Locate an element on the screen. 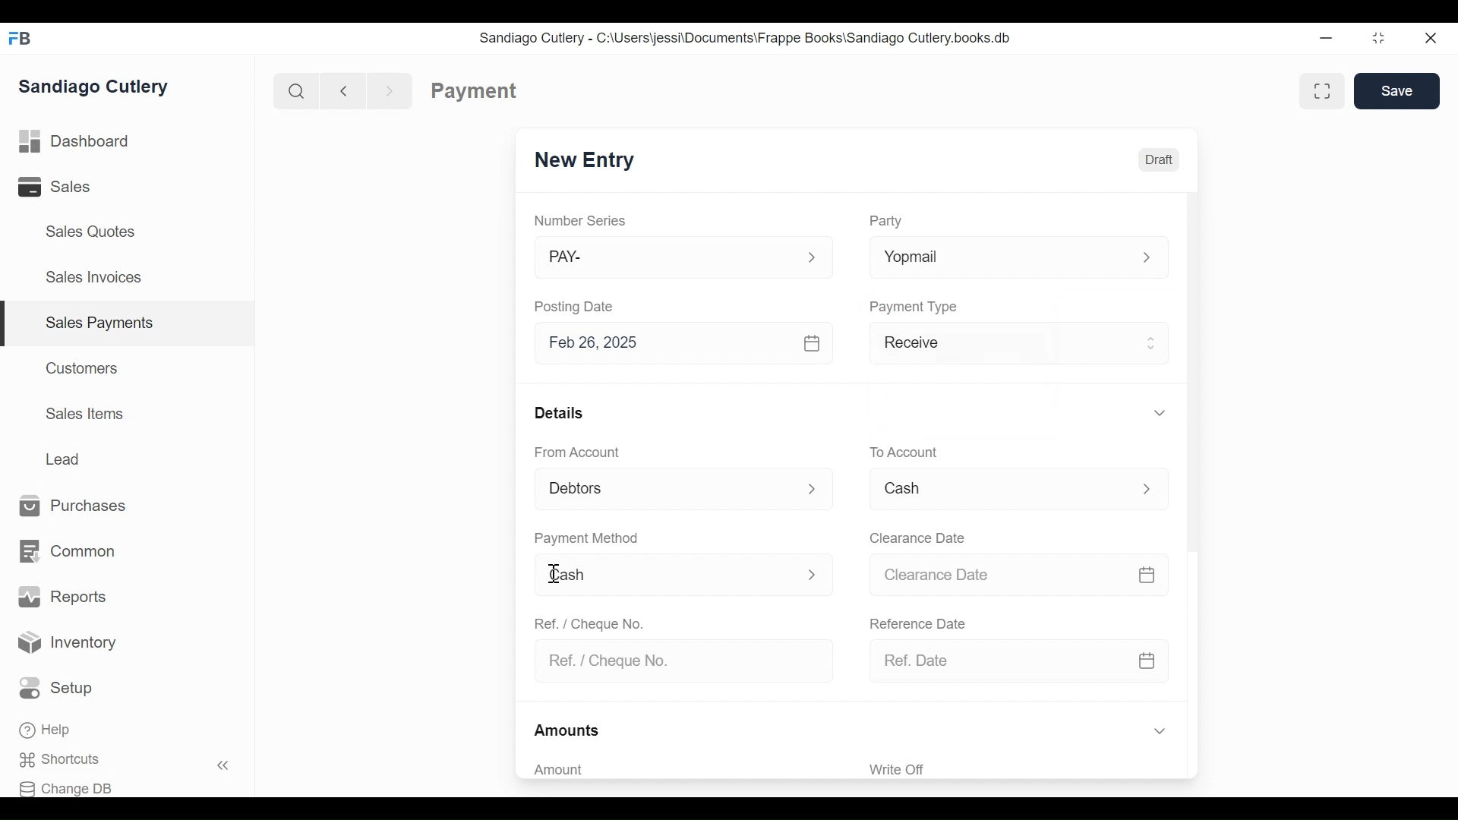 The height and width of the screenshot is (820, 1458). Inventory is located at coordinates (68, 643).